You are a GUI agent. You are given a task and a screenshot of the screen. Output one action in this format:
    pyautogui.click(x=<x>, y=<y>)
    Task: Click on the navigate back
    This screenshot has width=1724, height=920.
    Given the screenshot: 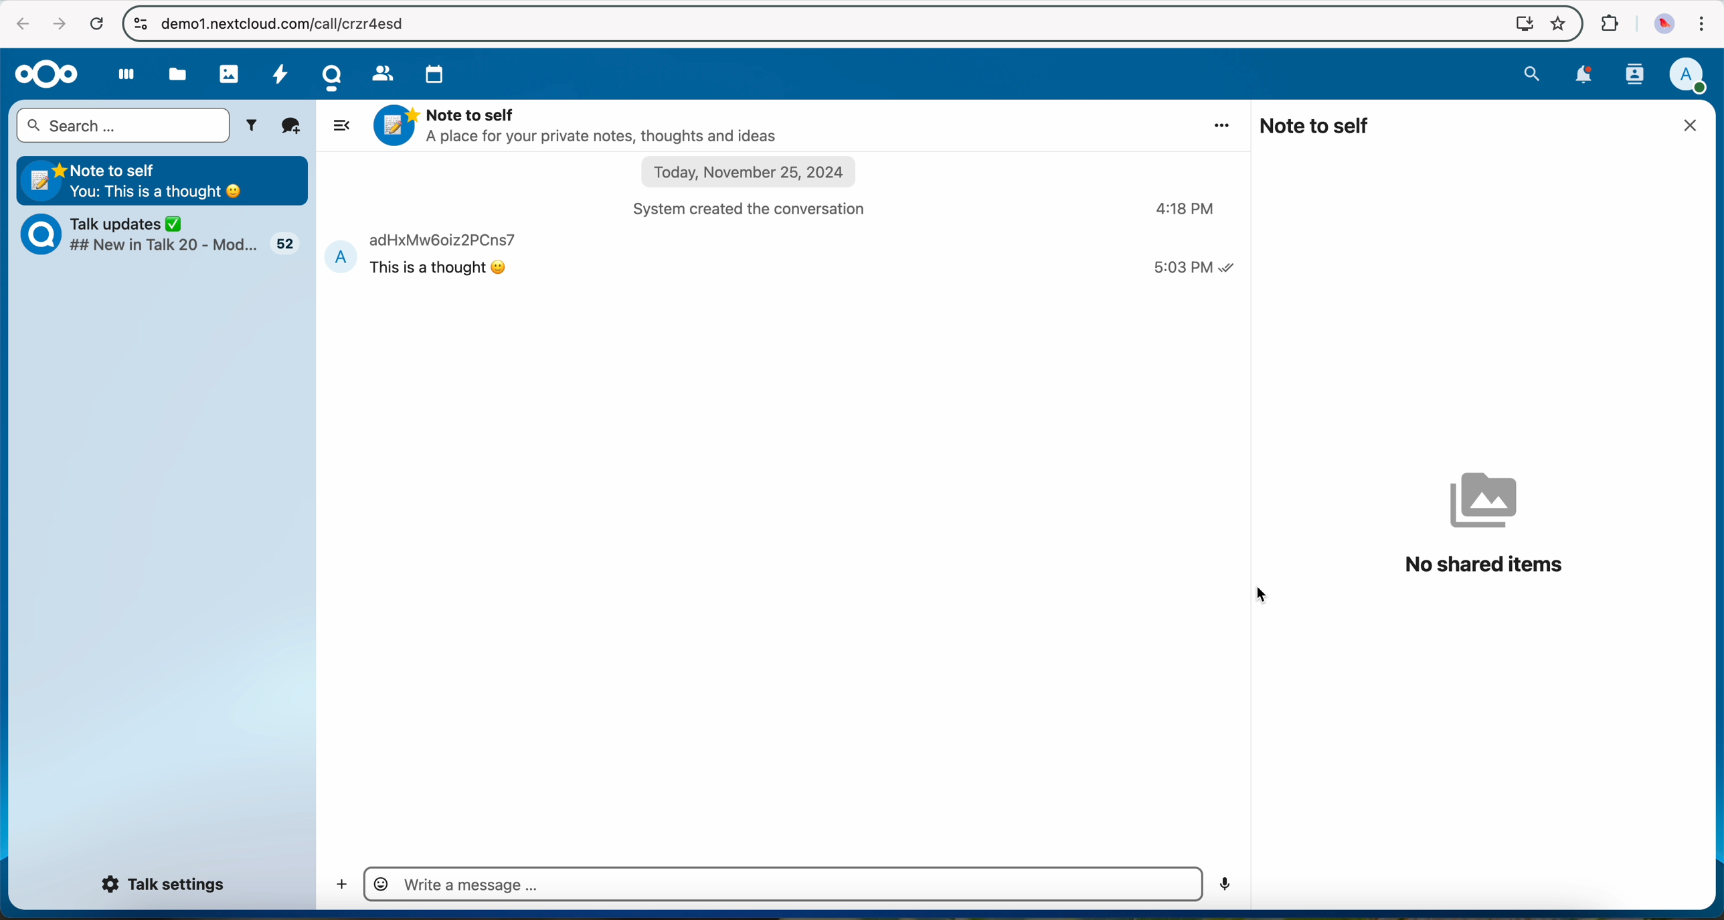 What is the action you would take?
    pyautogui.click(x=18, y=24)
    